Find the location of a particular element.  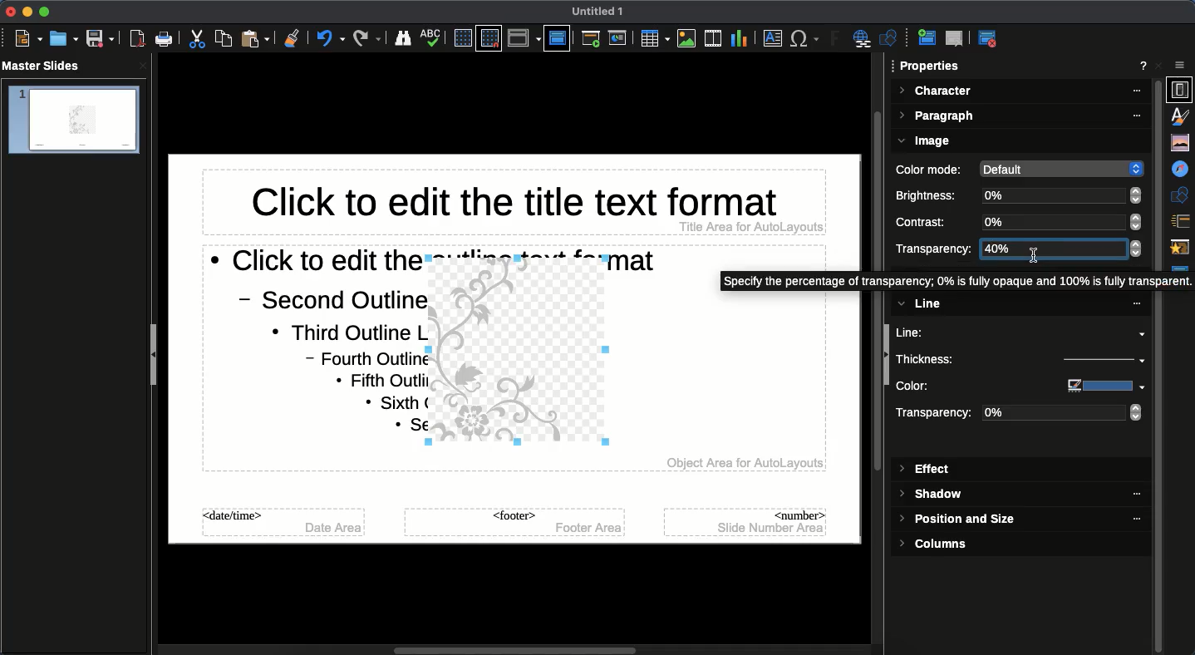

Master slides is located at coordinates (47, 66).